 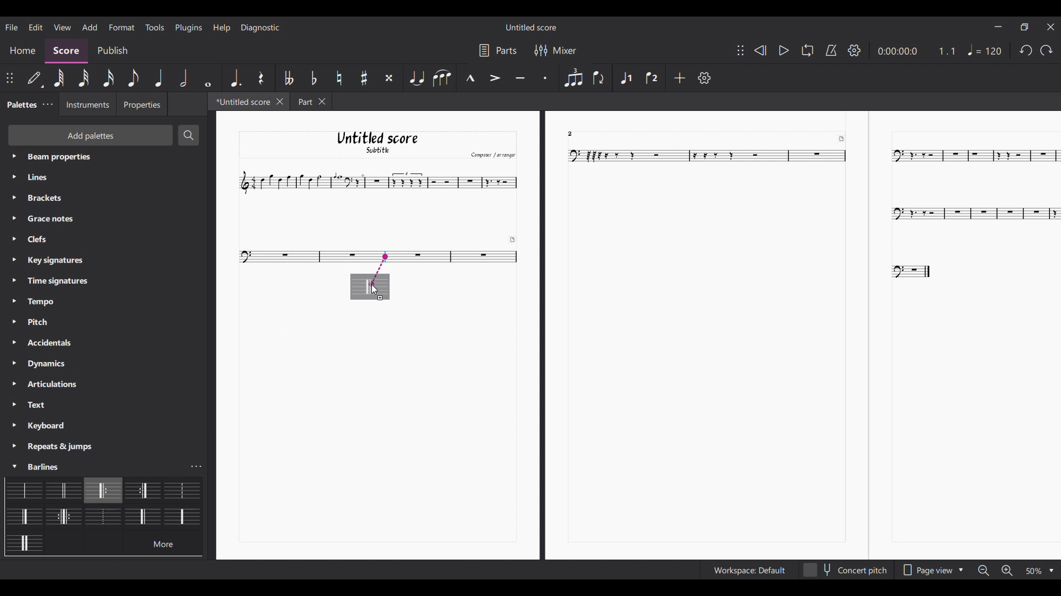 What do you see at coordinates (121, 27) in the screenshot?
I see `Format menu` at bounding box center [121, 27].